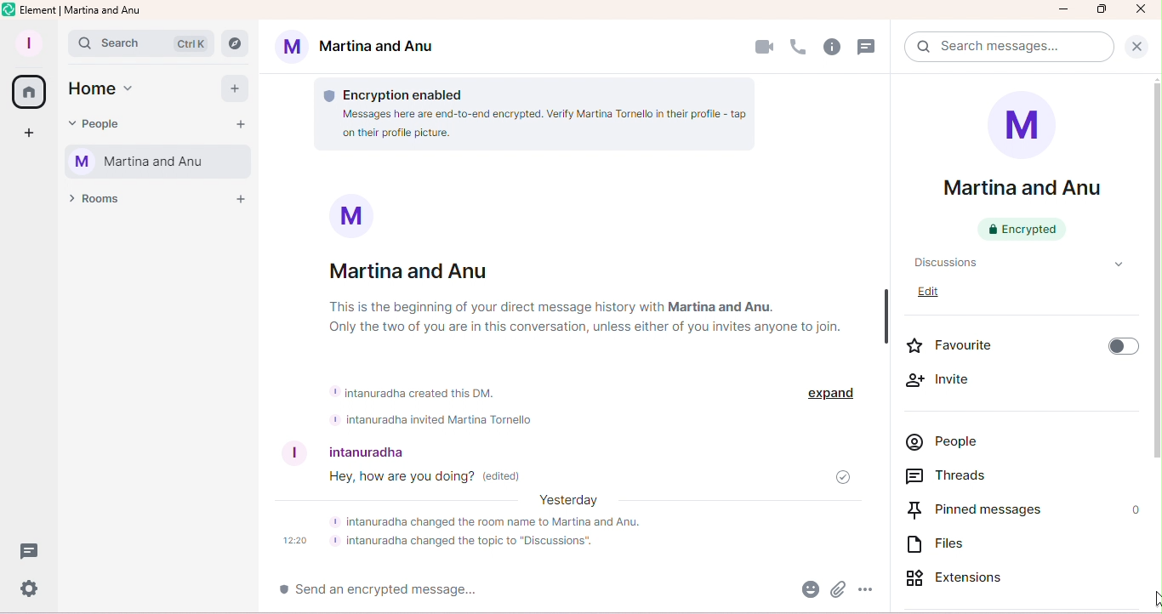  Describe the element at coordinates (362, 48) in the screenshot. I see `Martina and Anu` at that location.